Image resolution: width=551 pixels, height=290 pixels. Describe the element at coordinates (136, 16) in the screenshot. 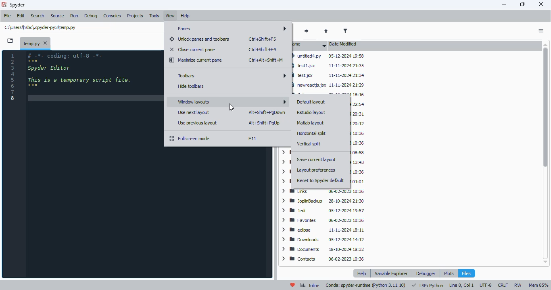

I see `projects` at that location.